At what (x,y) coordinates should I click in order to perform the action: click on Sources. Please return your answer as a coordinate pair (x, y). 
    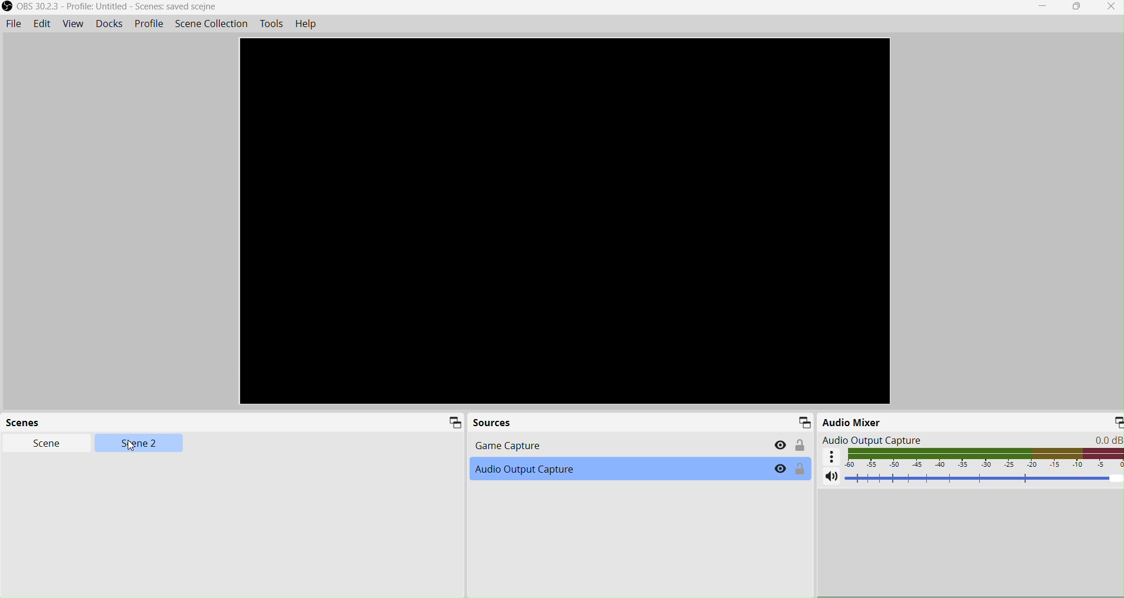
    Looking at the image, I should click on (493, 422).